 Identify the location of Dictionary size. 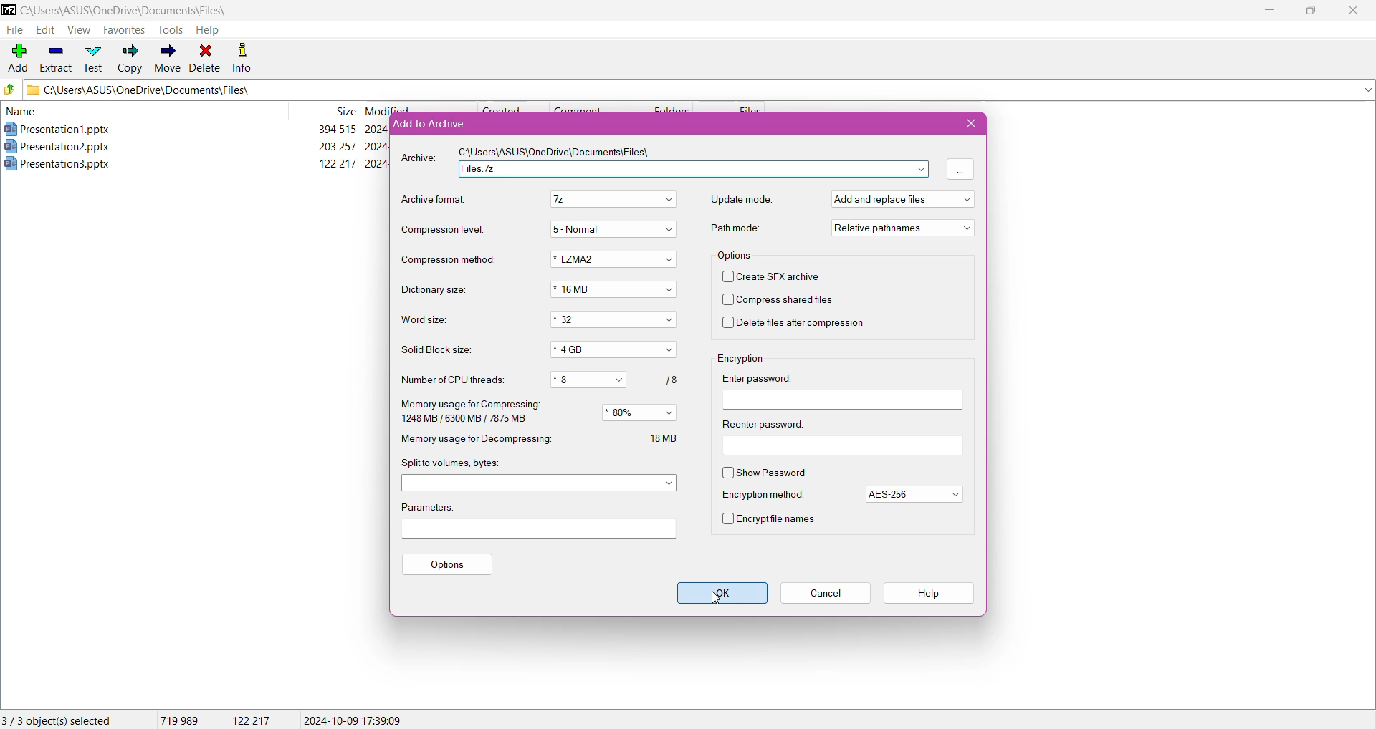
(434, 291).